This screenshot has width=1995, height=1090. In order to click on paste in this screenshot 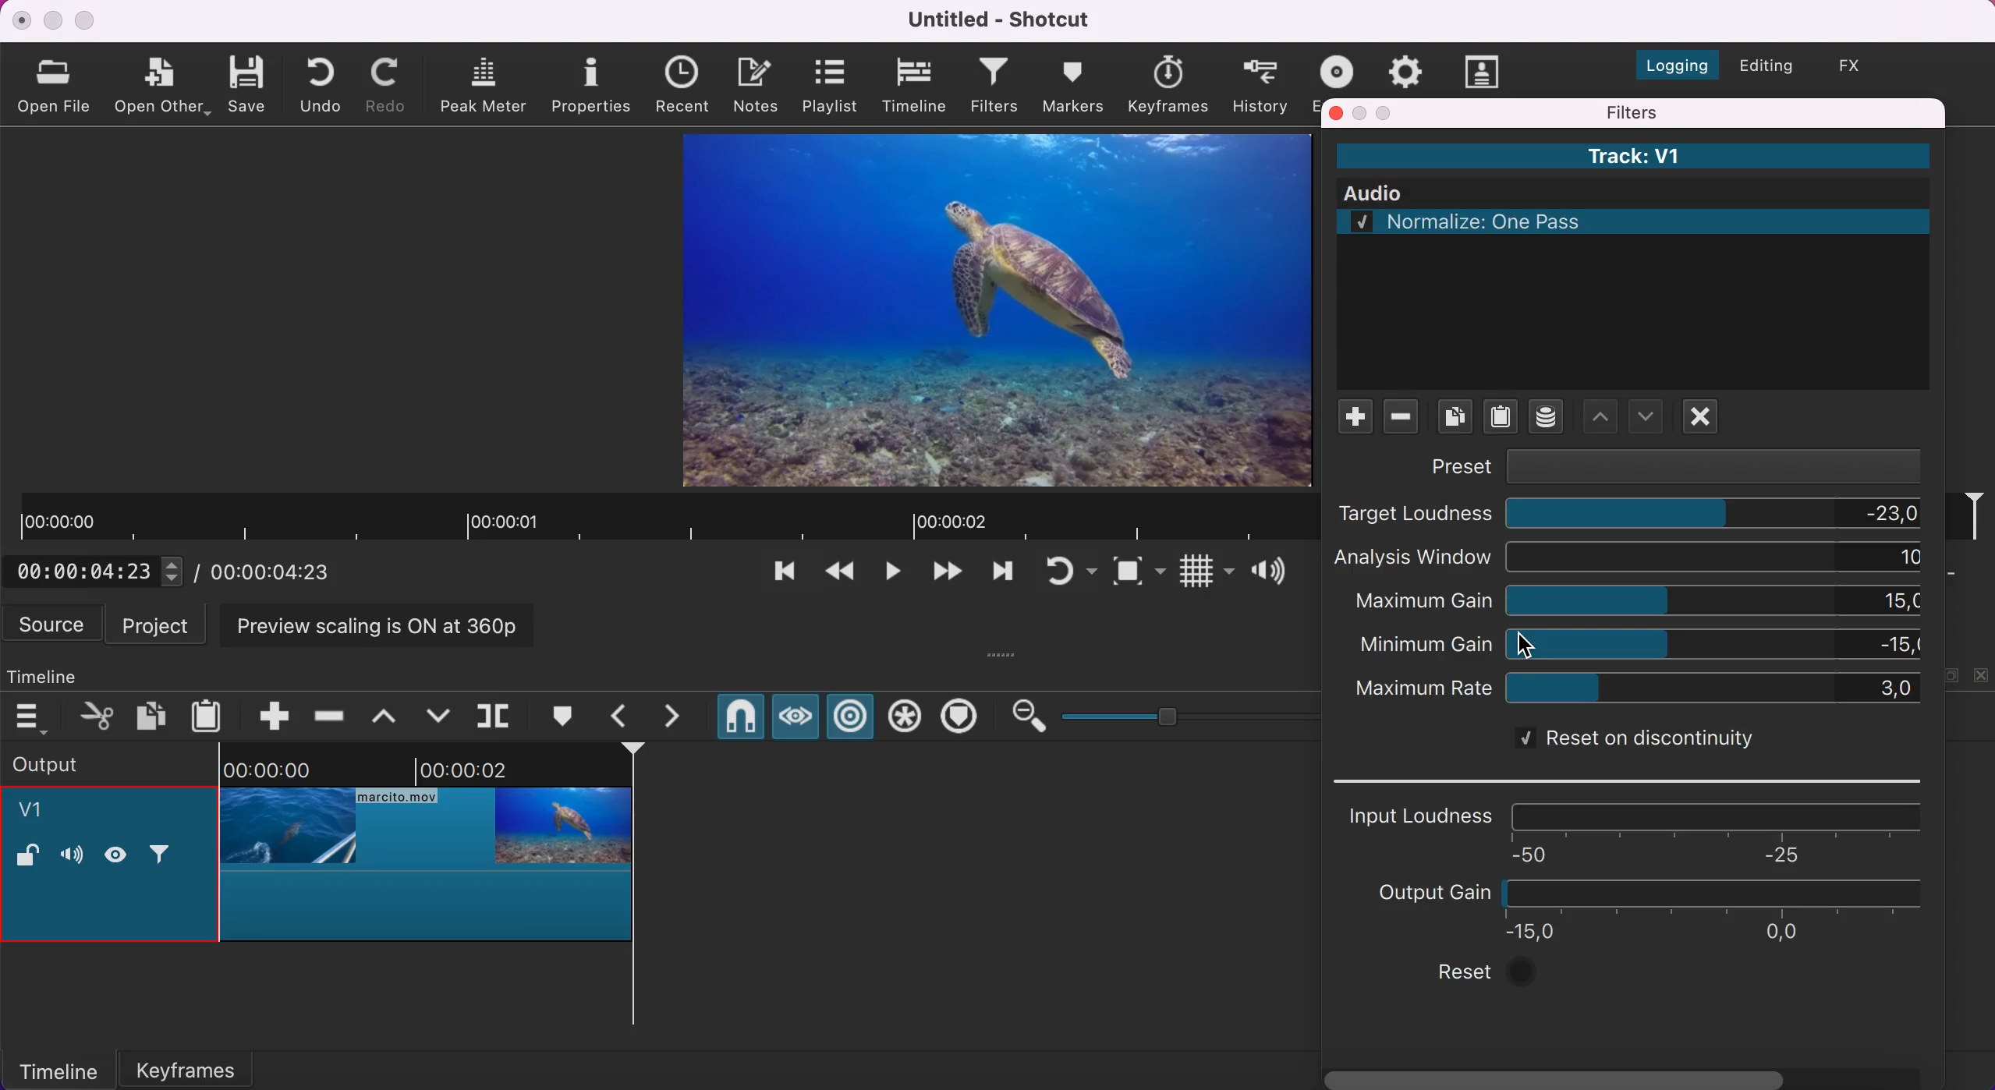, I will do `click(211, 713)`.